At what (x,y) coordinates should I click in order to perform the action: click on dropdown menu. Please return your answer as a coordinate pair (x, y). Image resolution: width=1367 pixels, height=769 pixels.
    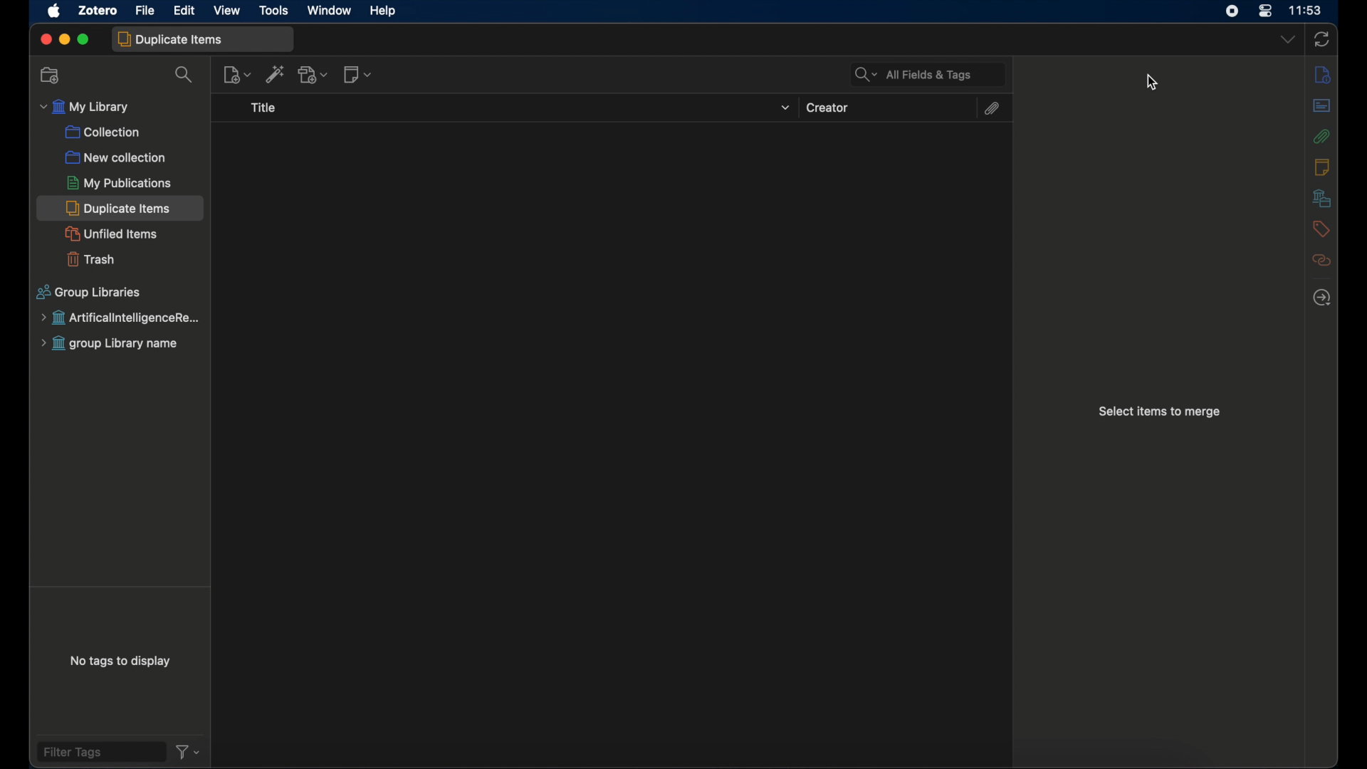
    Looking at the image, I should click on (1286, 38).